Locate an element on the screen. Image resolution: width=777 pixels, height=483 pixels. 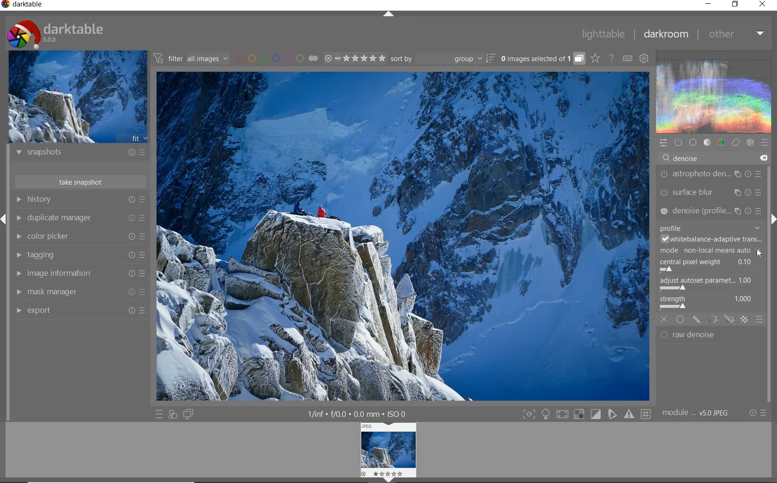
restore is located at coordinates (736, 5).